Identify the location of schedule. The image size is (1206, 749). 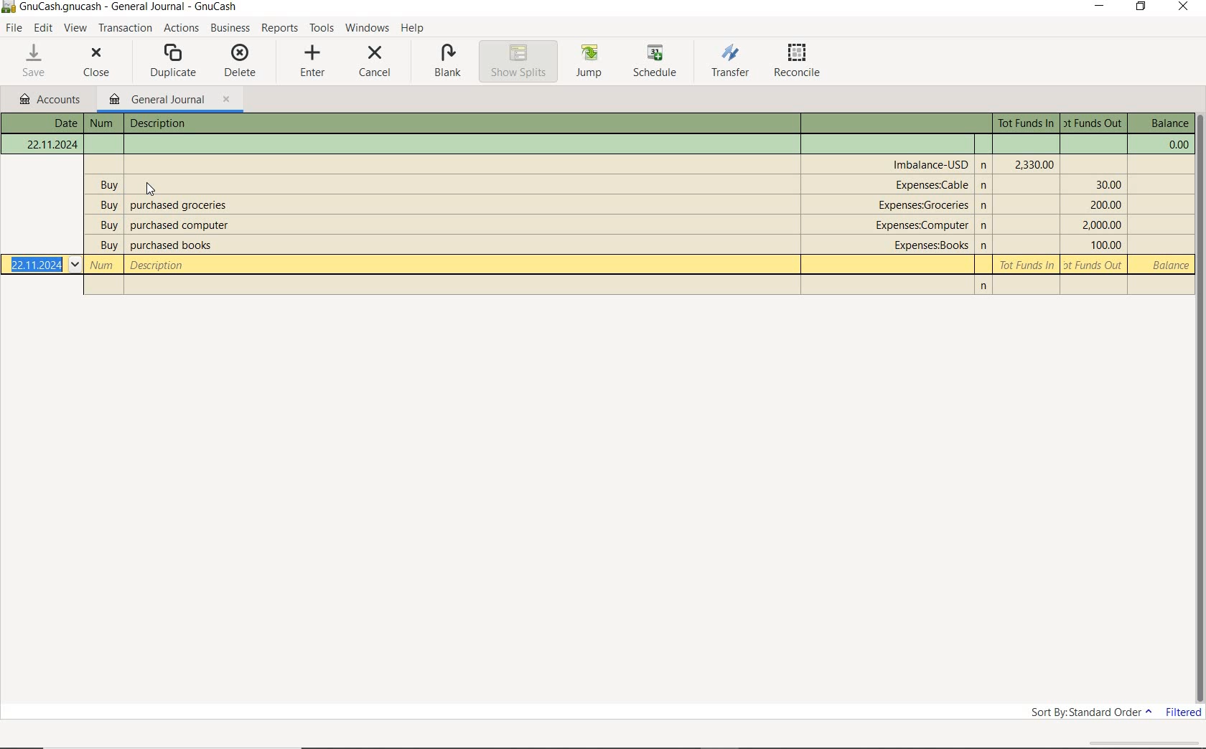
(659, 62).